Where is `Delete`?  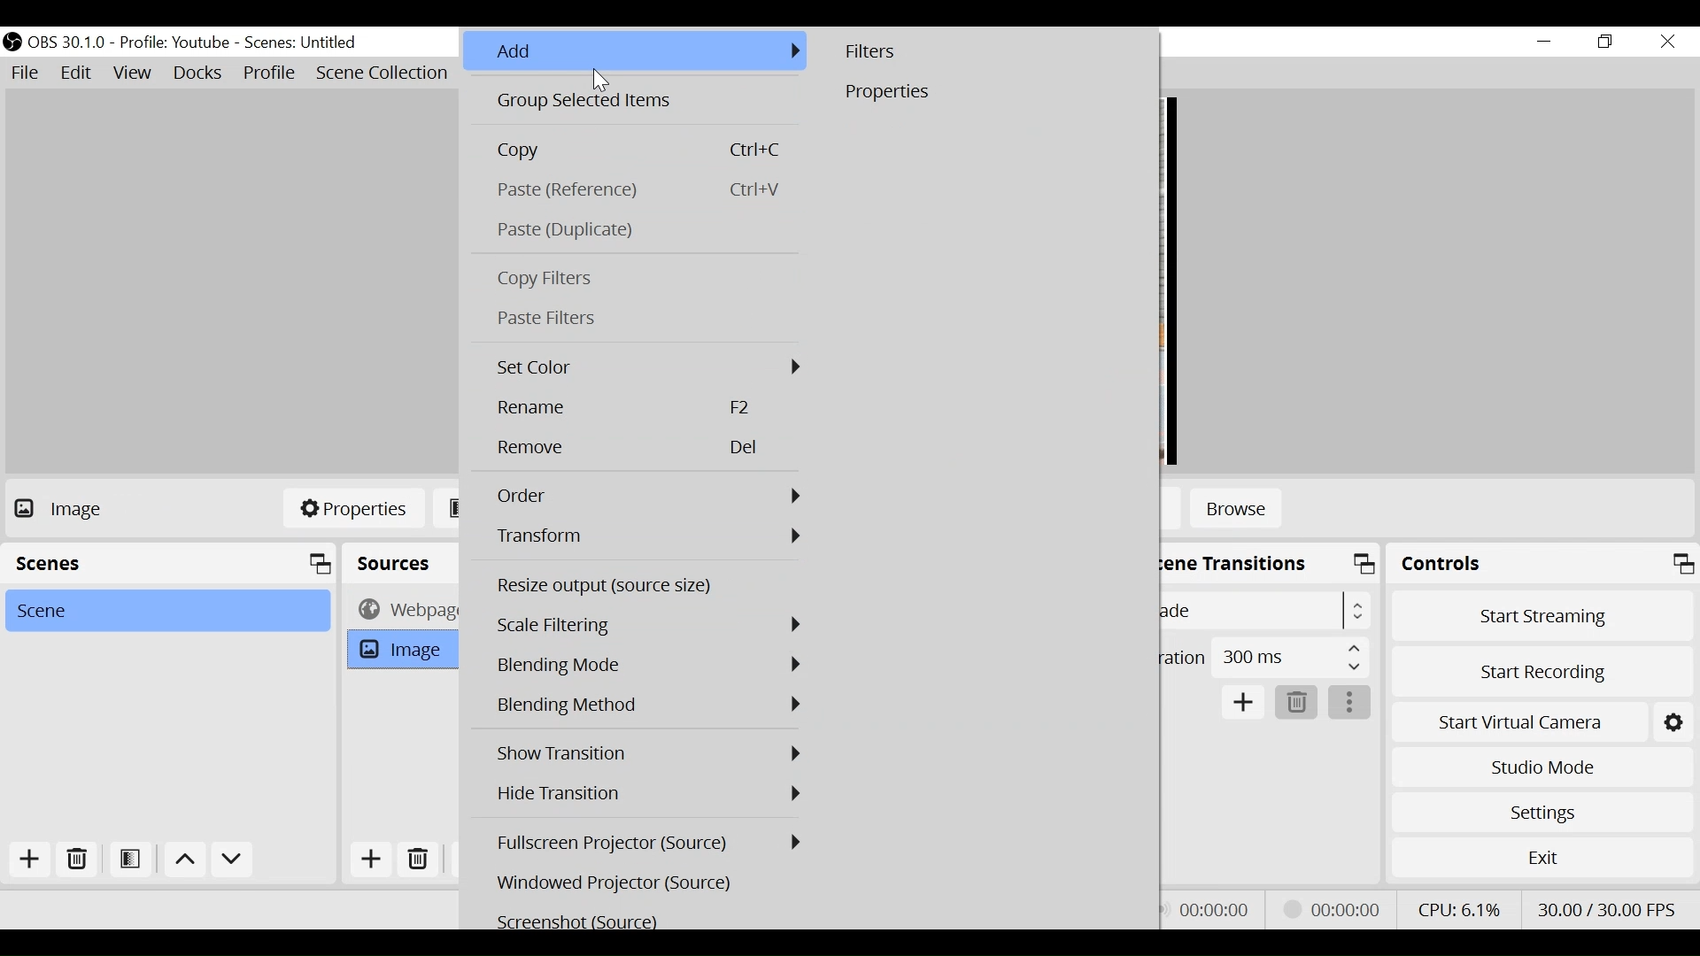 Delete is located at coordinates (422, 858).